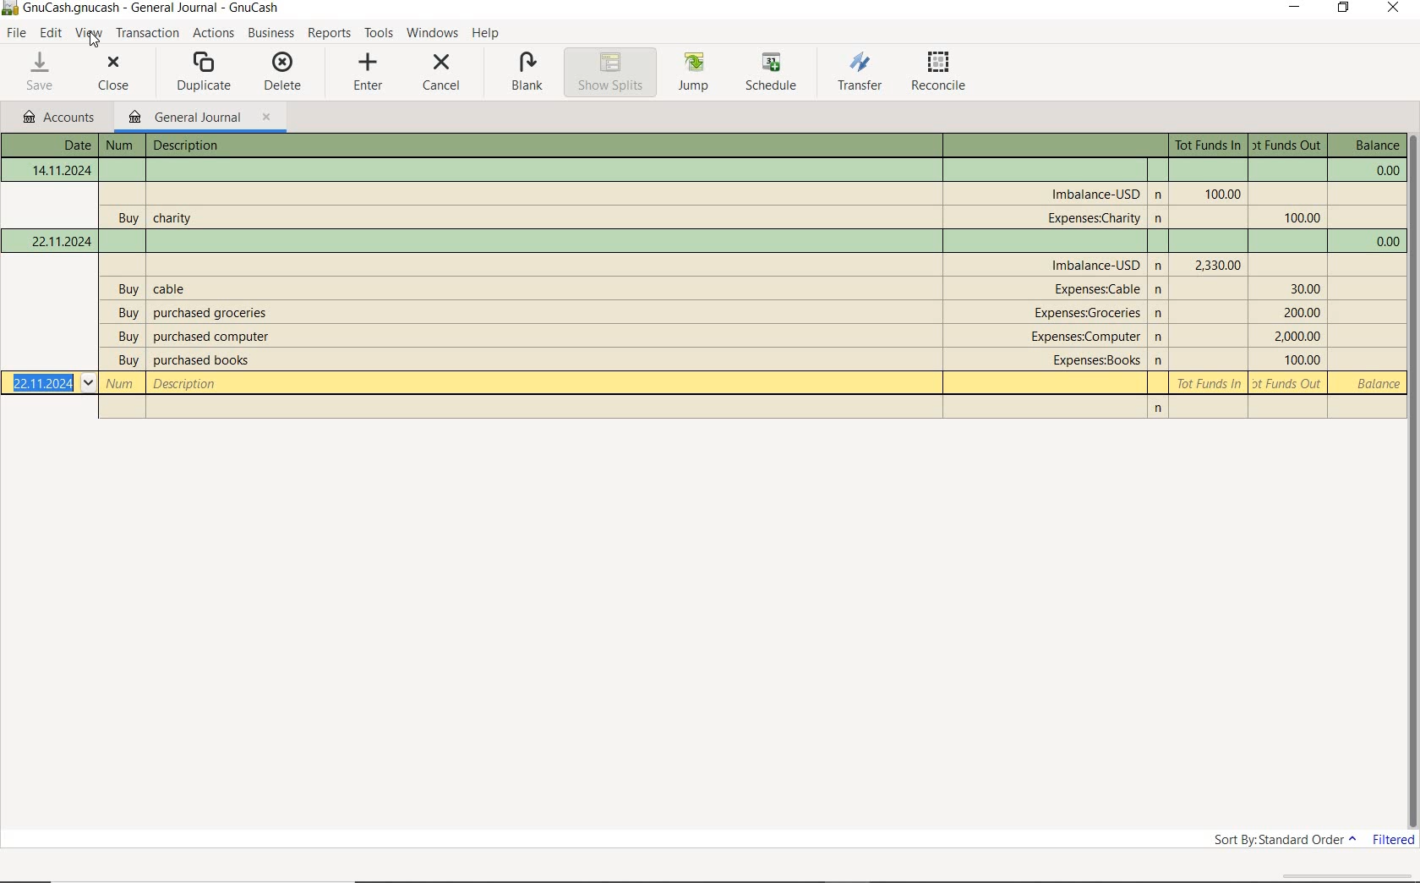 This screenshot has width=1420, height=883. Describe the element at coordinates (694, 71) in the screenshot. I see `JUMP` at that location.